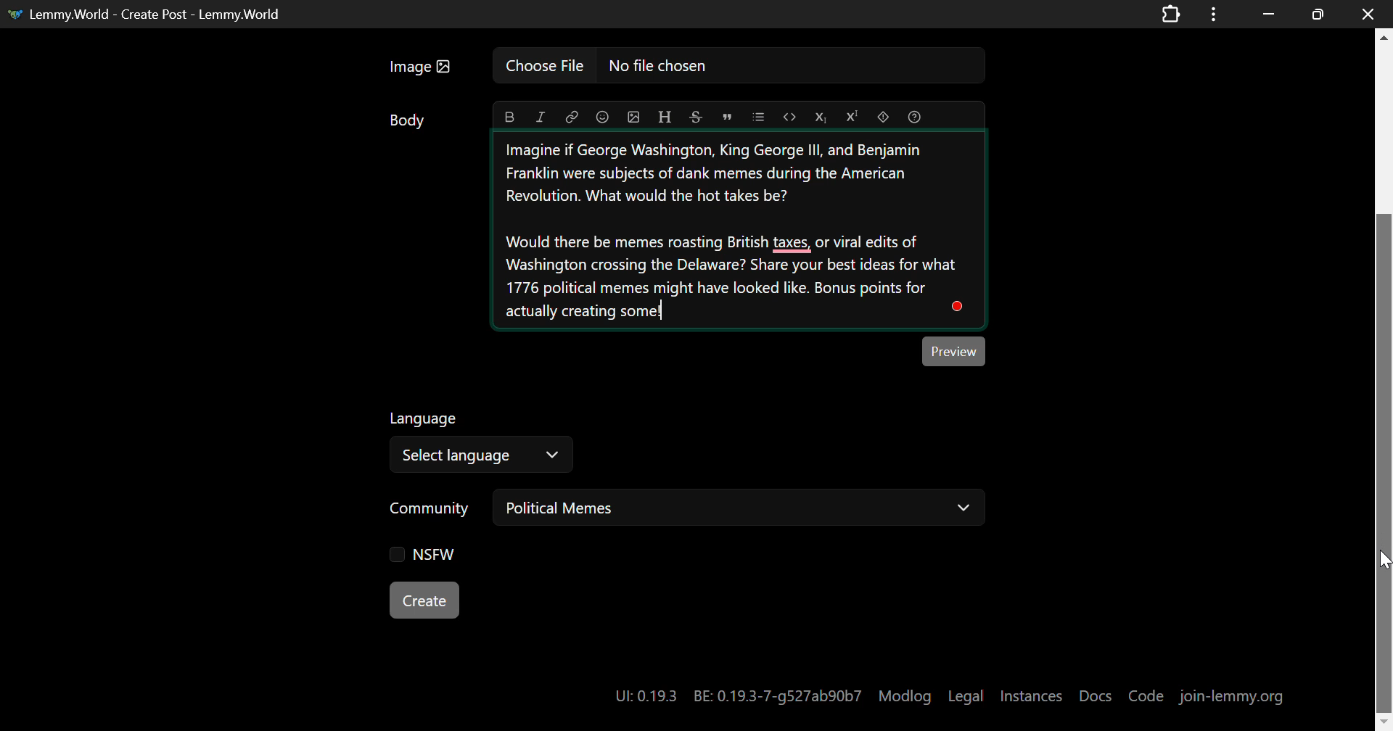  I want to click on Quote, so click(727, 117).